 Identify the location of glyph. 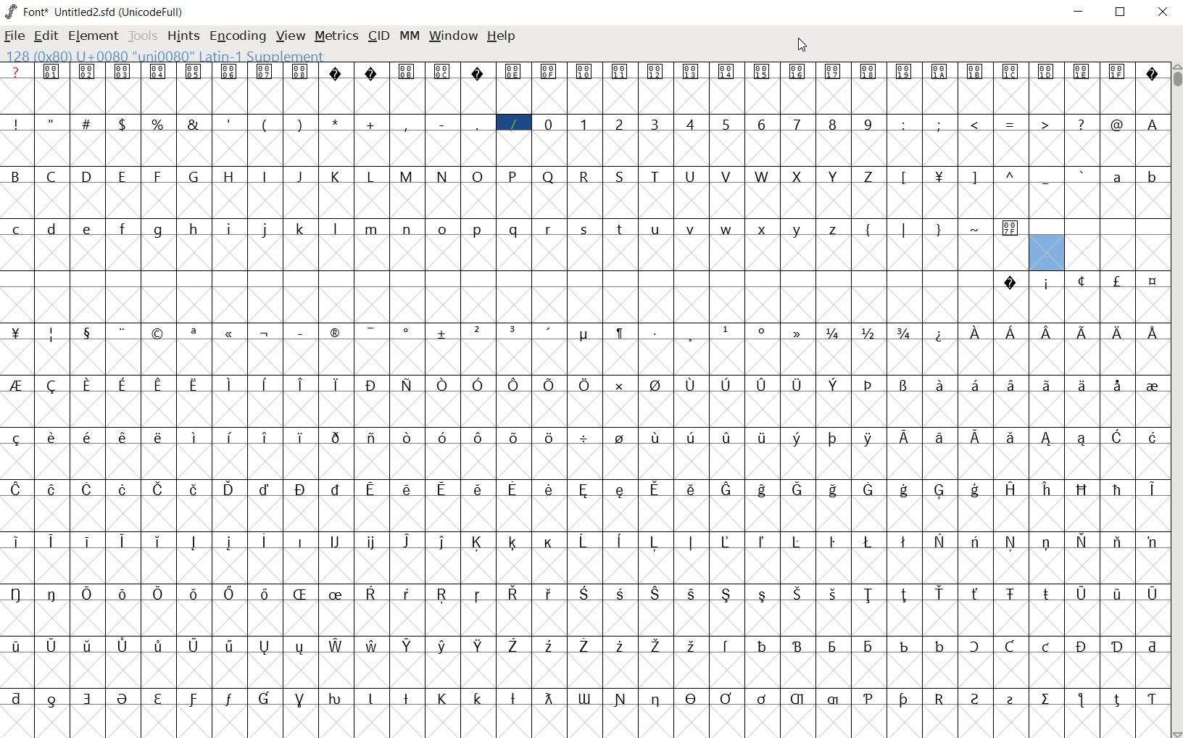
(868, 439).